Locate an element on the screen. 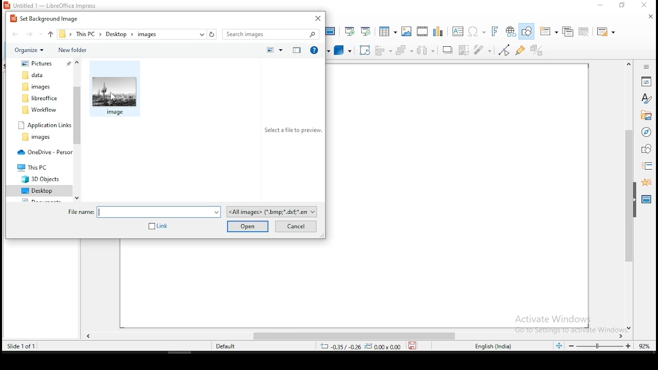 The width and height of the screenshot is (658, 370). start from first slide is located at coordinates (350, 30).